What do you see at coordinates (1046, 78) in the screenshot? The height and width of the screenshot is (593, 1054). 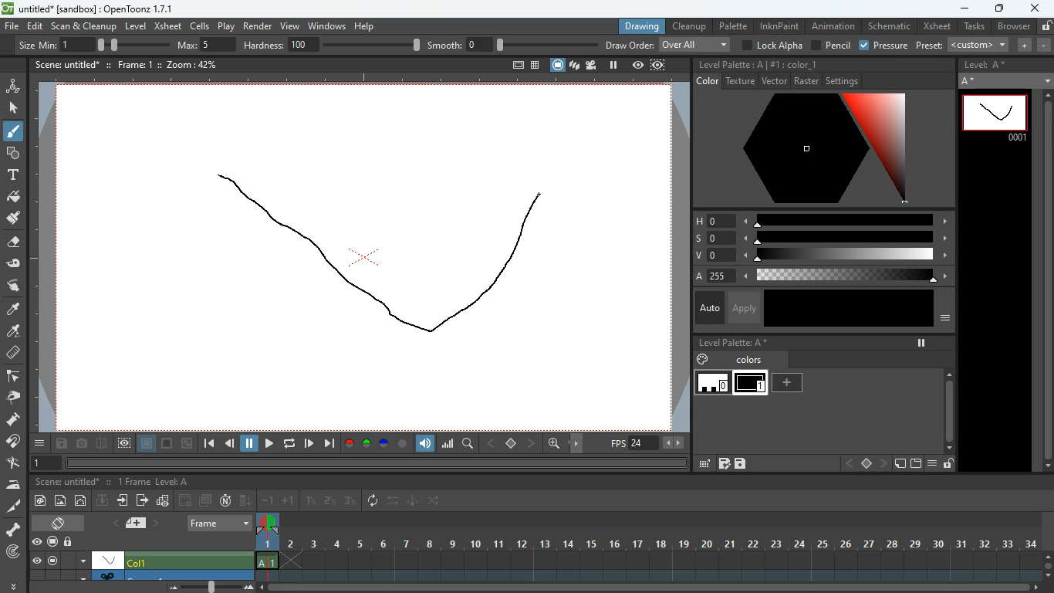 I see `expand` at bounding box center [1046, 78].